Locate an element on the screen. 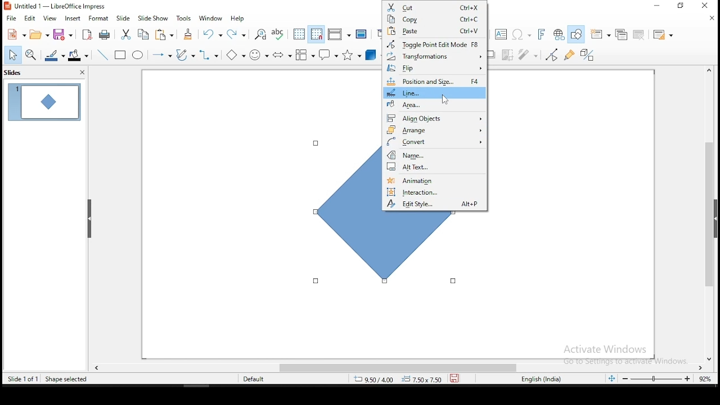 The width and height of the screenshot is (720, 405). save is located at coordinates (62, 34).